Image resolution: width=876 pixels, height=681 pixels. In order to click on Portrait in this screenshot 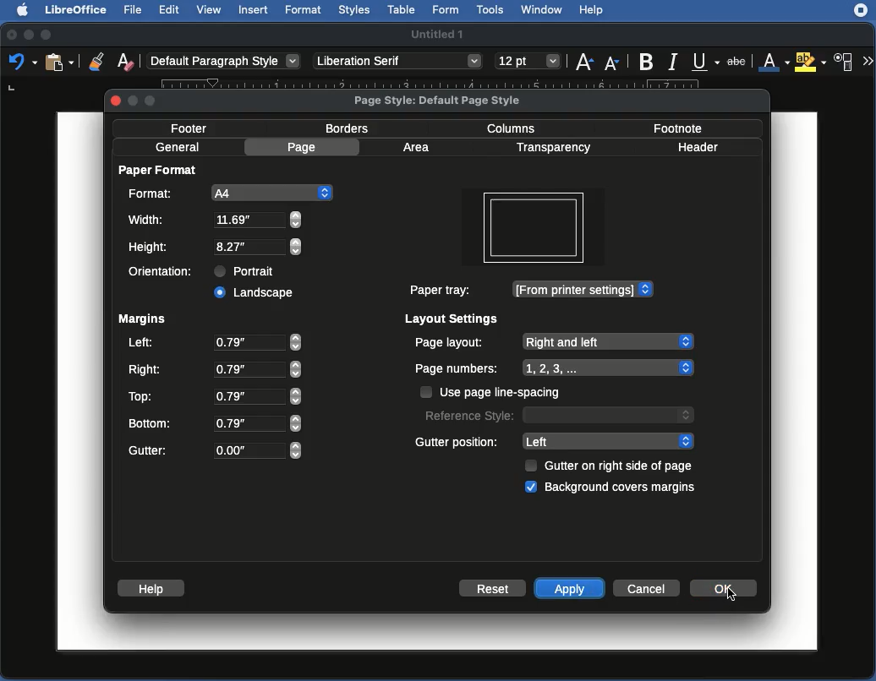, I will do `click(249, 269)`.